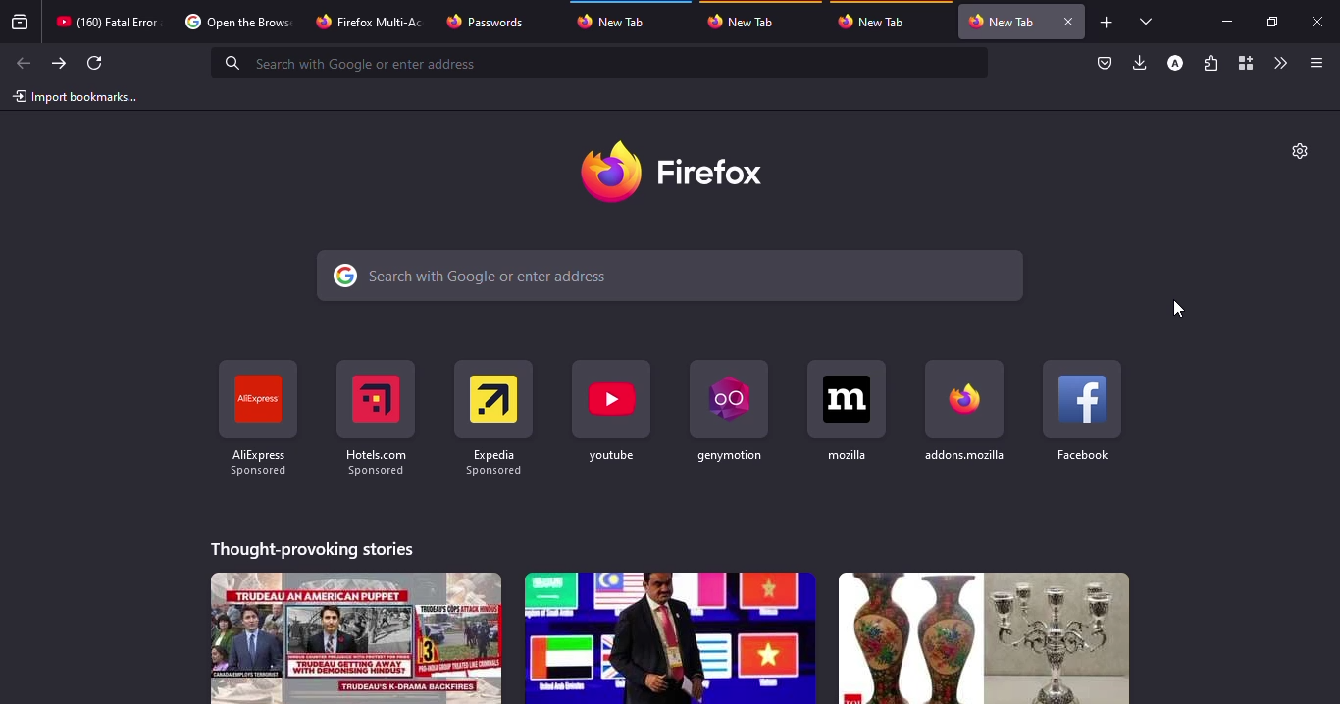 The width and height of the screenshot is (1340, 704). I want to click on tab, so click(747, 22).